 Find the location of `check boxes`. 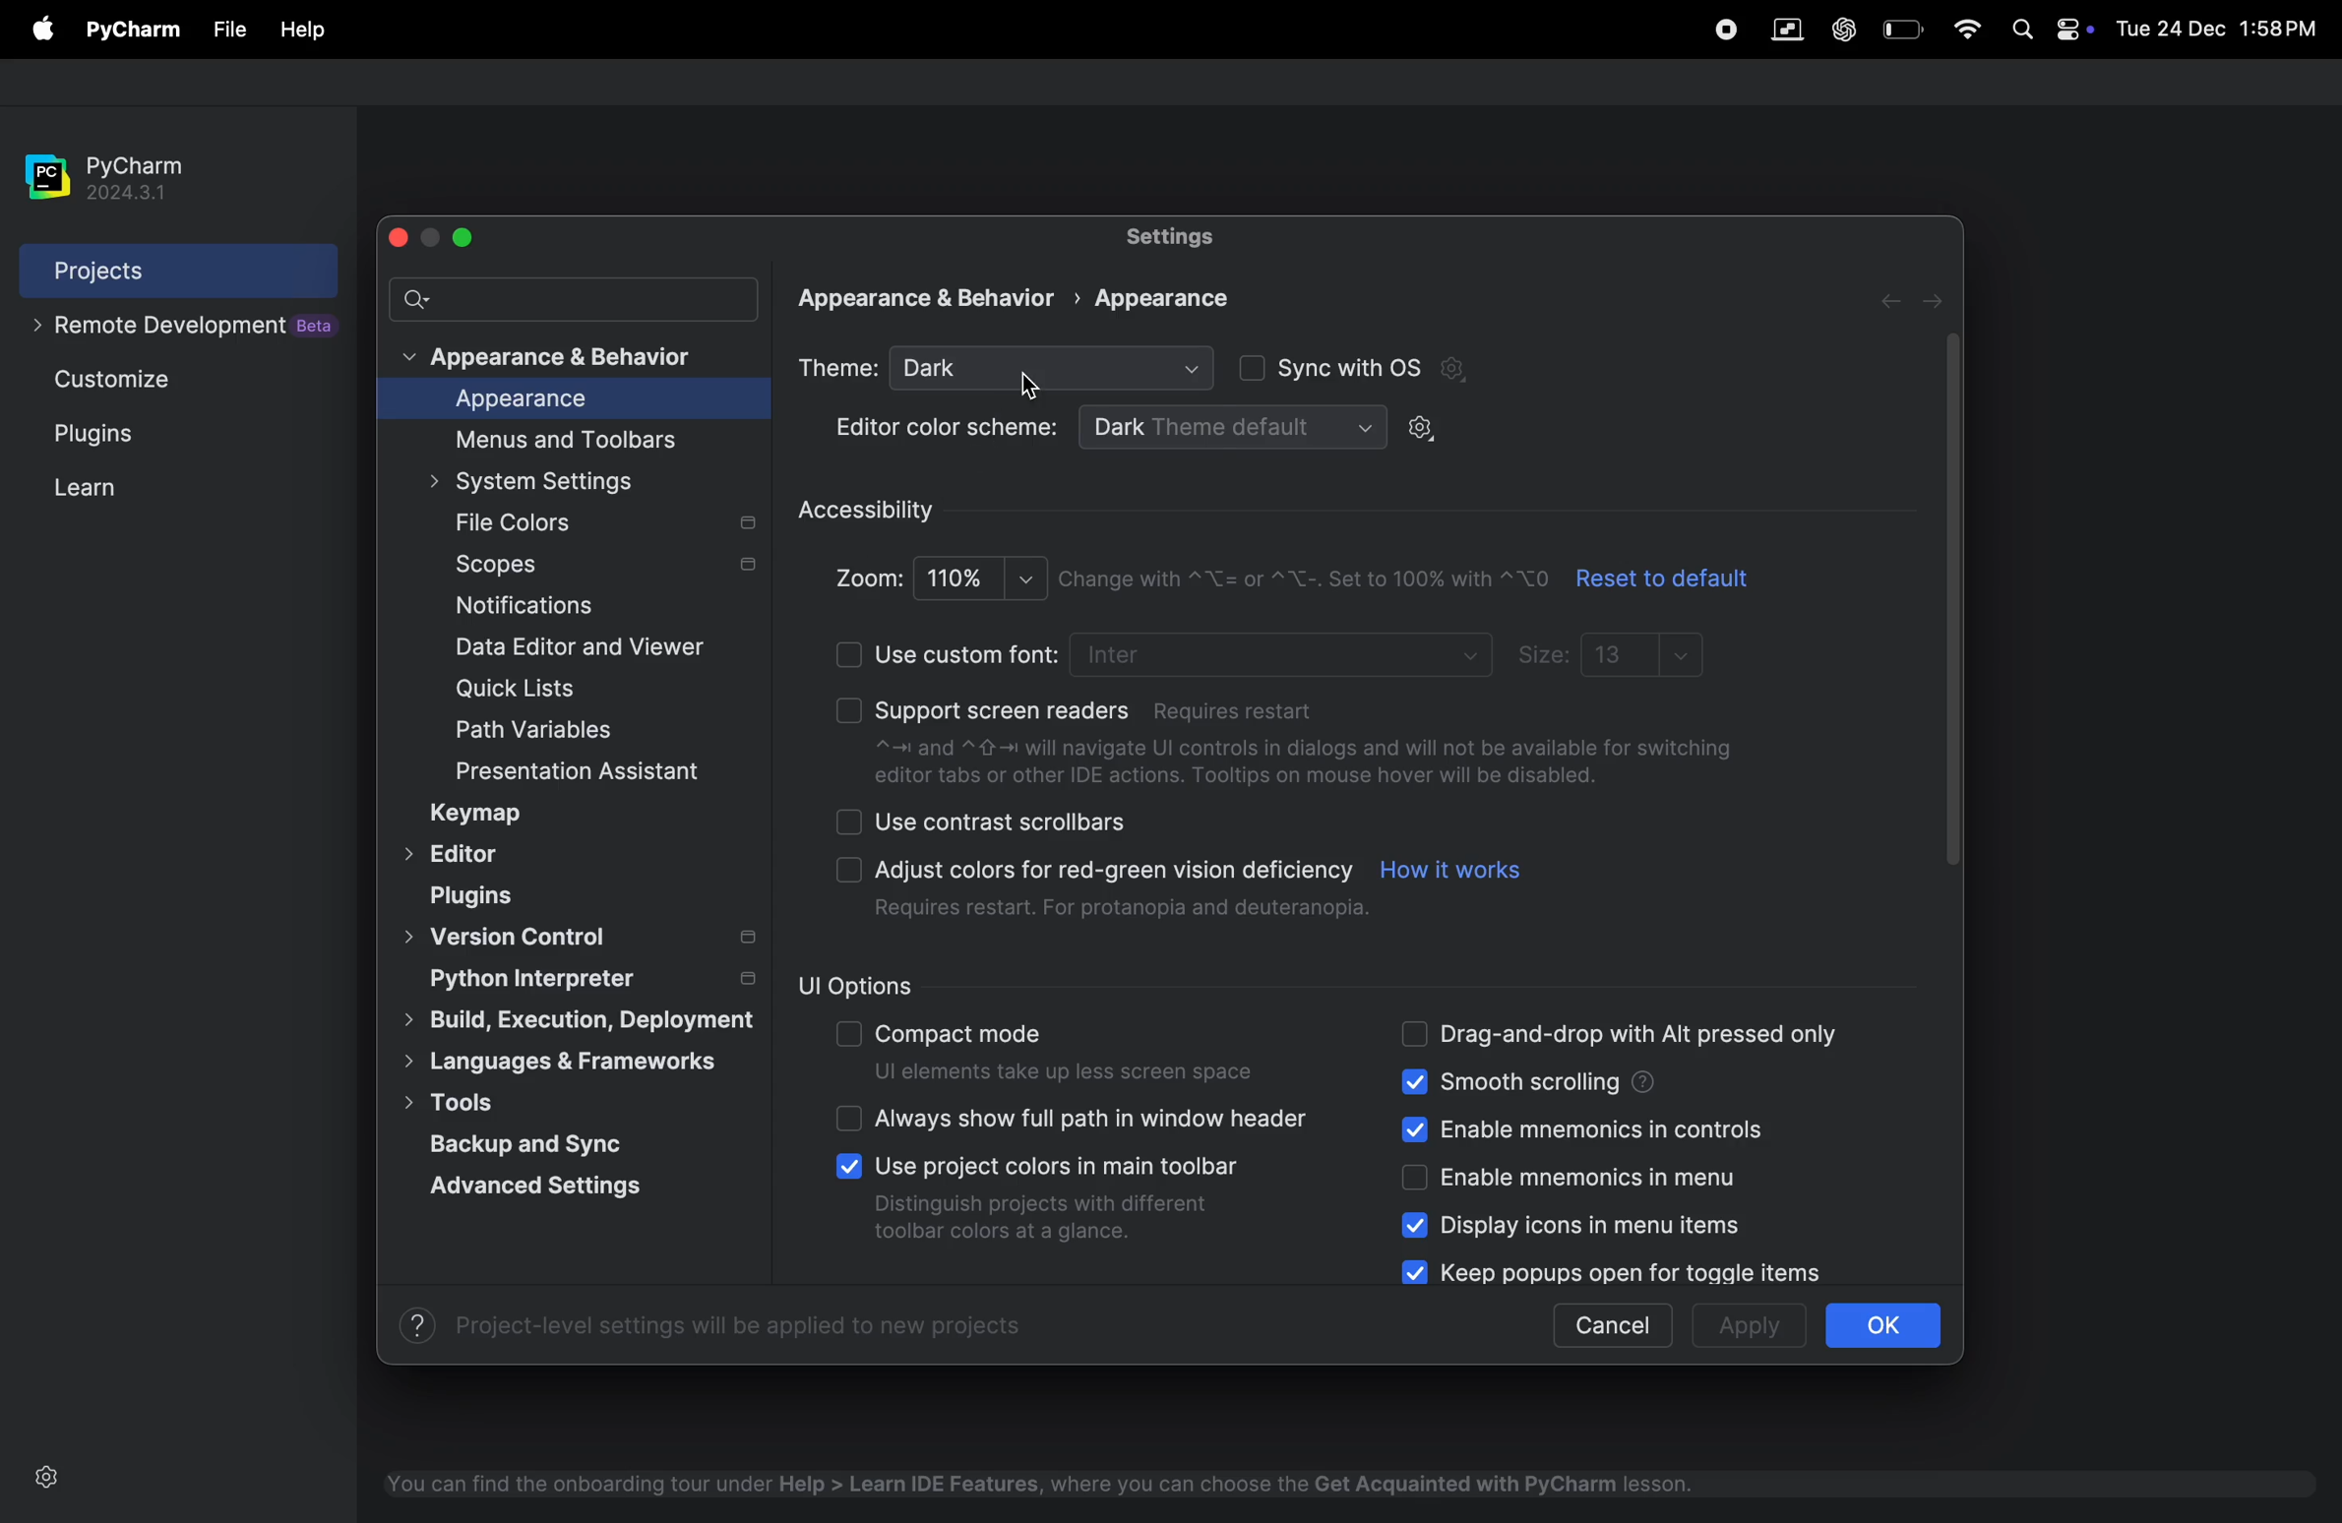

check boxes is located at coordinates (848, 709).